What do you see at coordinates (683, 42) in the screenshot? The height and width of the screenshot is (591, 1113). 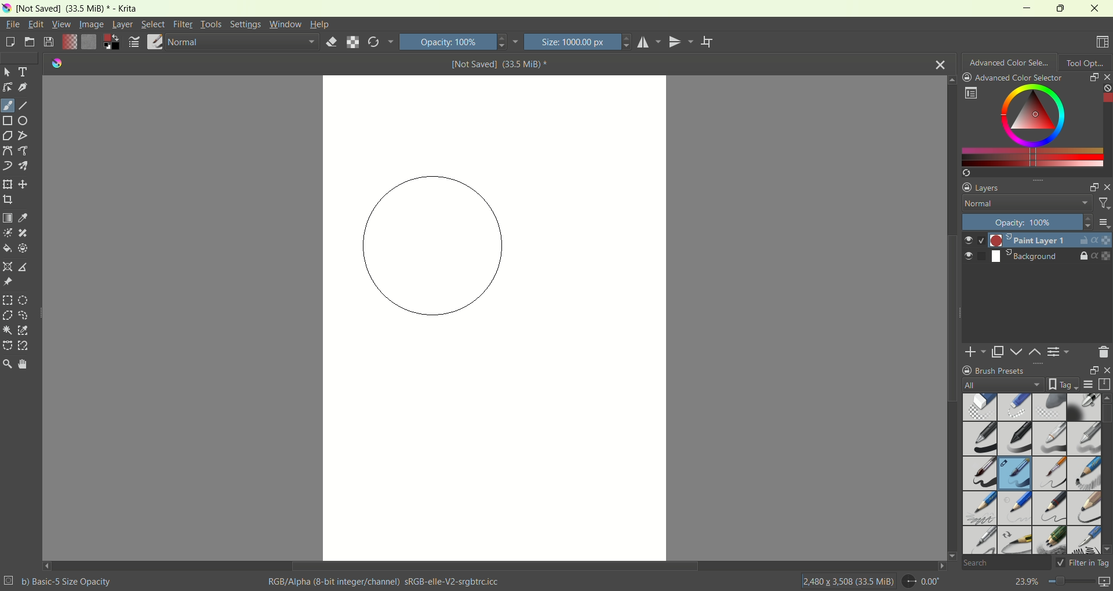 I see `vertical mirror tool` at bounding box center [683, 42].